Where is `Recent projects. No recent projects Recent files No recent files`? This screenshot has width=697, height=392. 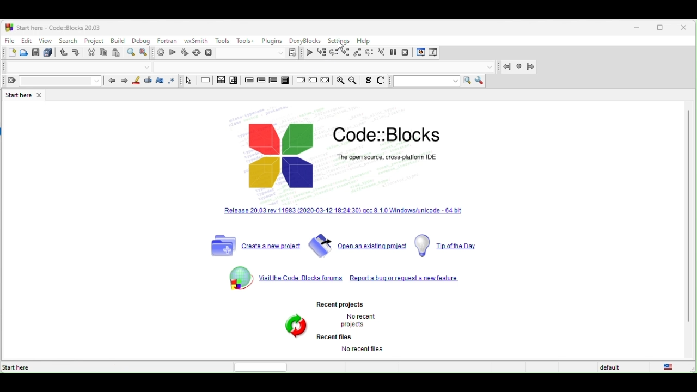 Recent projects. No recent projects Recent files No recent files is located at coordinates (336, 327).